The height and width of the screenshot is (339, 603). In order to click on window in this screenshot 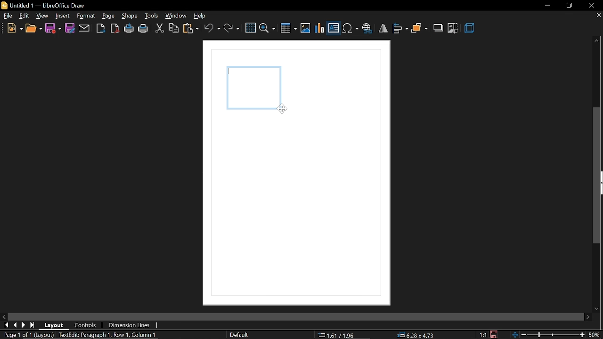, I will do `click(176, 16)`.